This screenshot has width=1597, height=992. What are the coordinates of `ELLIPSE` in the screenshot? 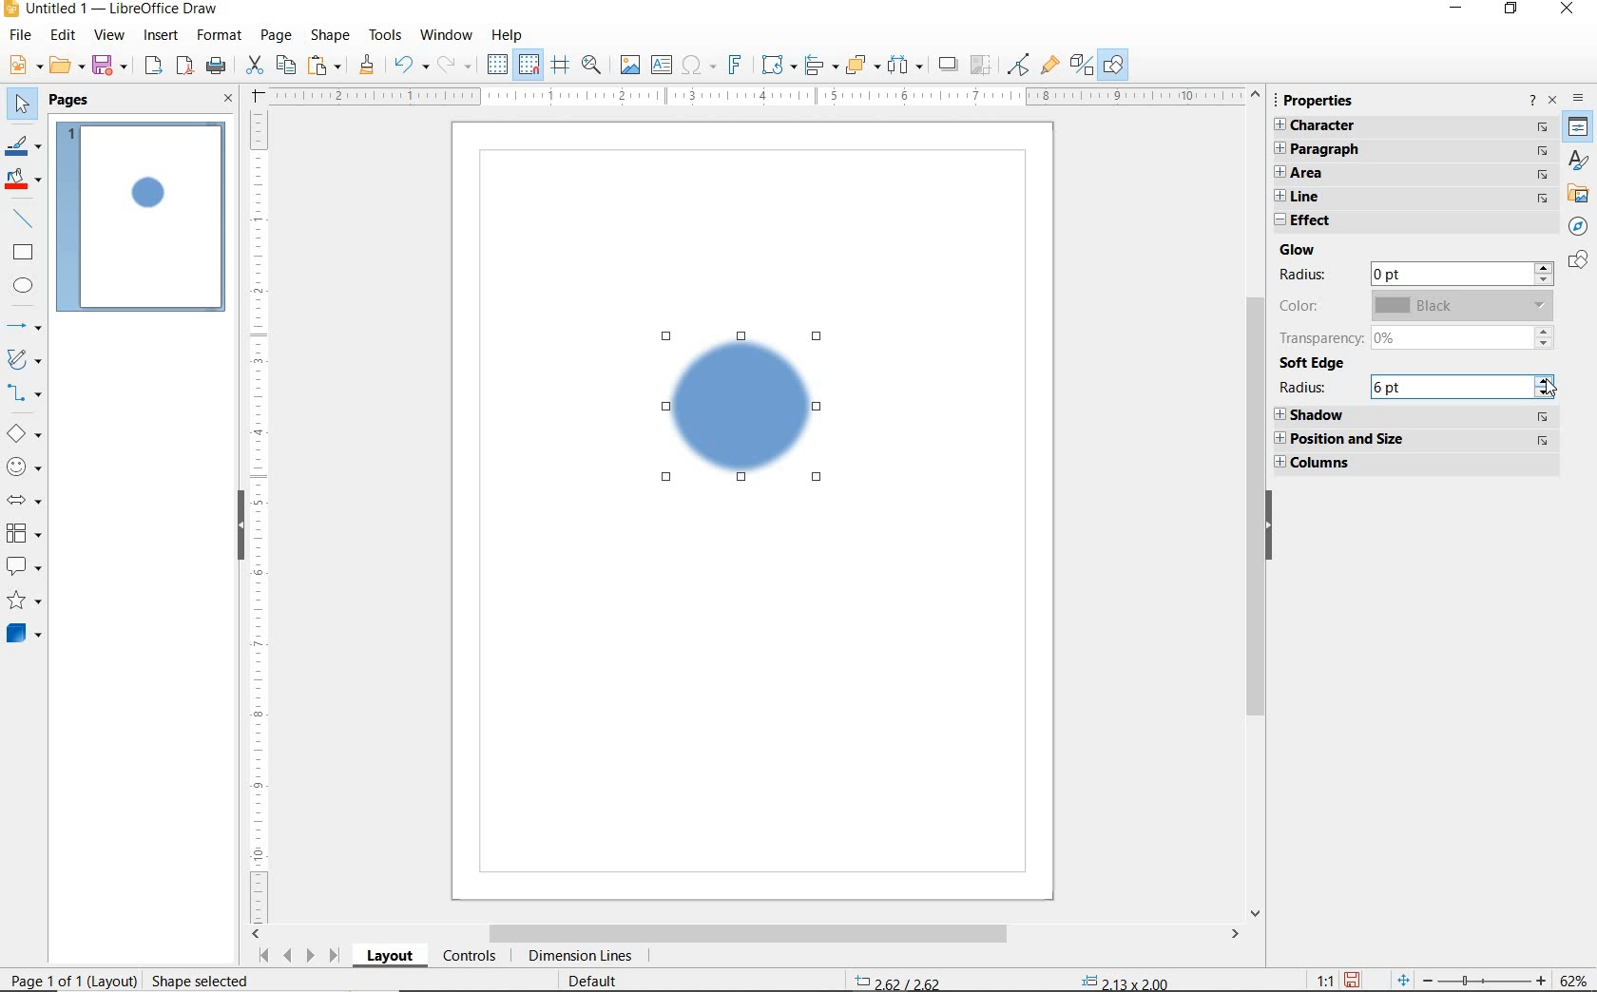 It's located at (26, 288).